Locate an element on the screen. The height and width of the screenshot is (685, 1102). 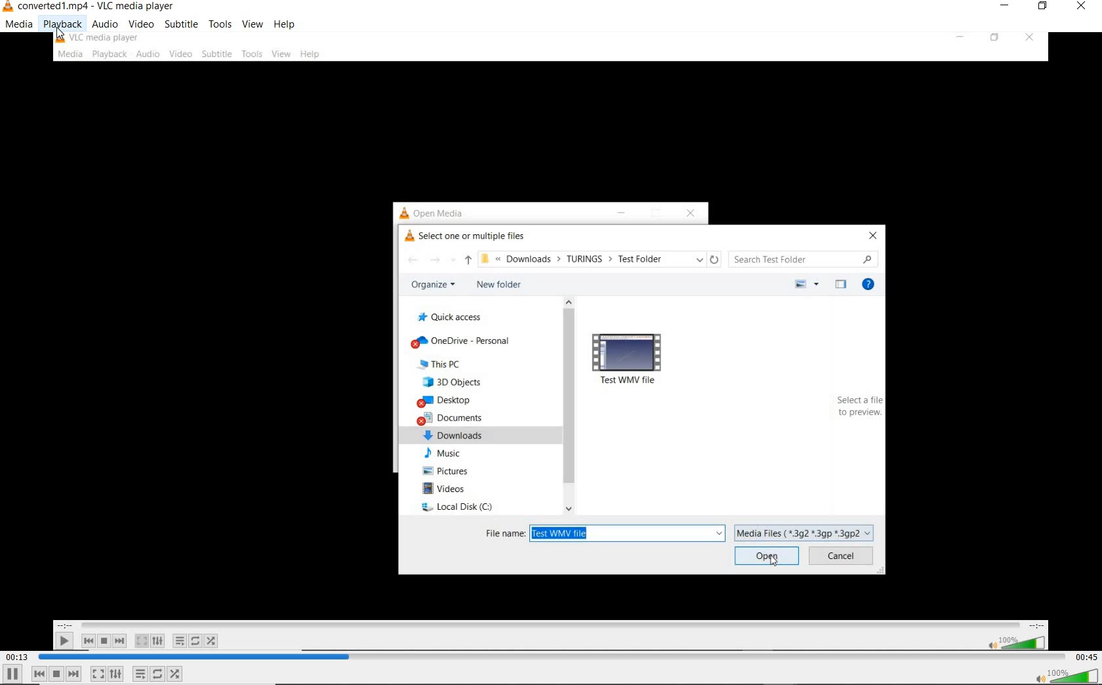
minimize is located at coordinates (1005, 5).